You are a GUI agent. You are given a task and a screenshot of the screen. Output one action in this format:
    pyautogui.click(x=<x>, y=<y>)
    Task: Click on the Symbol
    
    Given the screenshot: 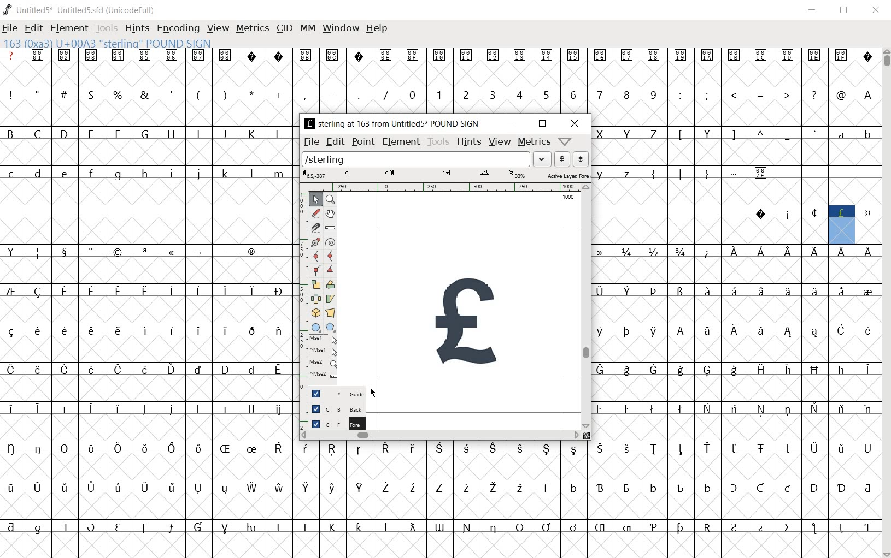 What is the action you would take?
    pyautogui.click(x=575, y=56)
    